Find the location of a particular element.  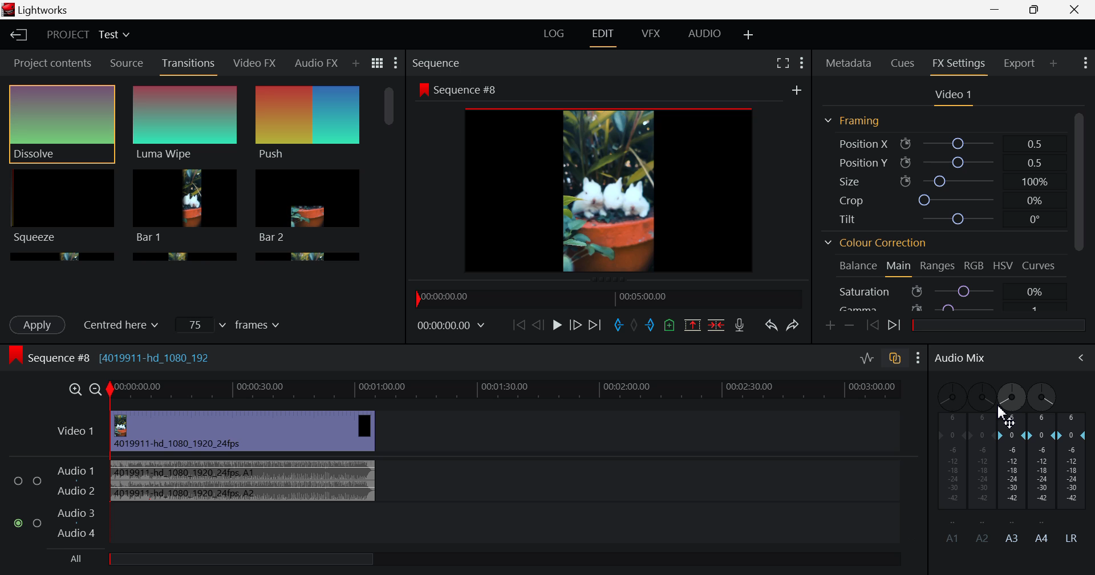

Delete/Cut is located at coordinates (718, 325).